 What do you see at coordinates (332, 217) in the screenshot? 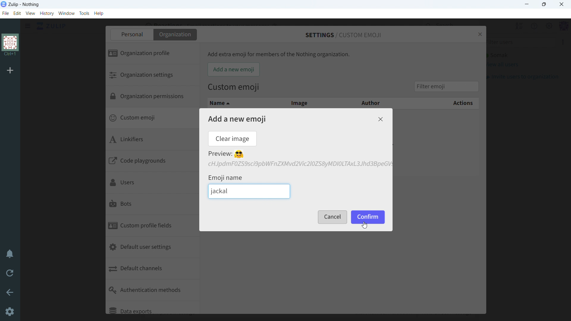
I see `cancel` at bounding box center [332, 217].